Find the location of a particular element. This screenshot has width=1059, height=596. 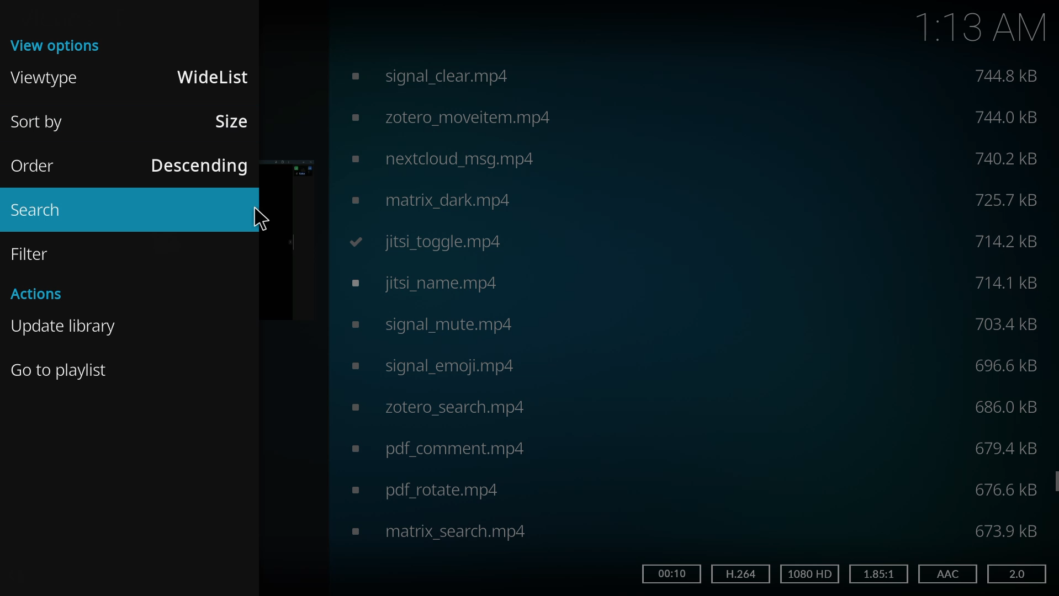

Go to playlist is located at coordinates (60, 373).